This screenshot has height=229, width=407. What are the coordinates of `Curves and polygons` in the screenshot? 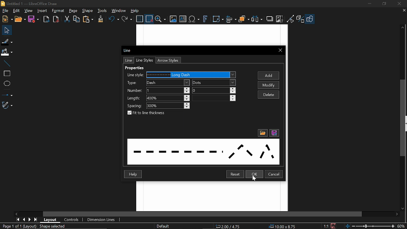 It's located at (7, 105).